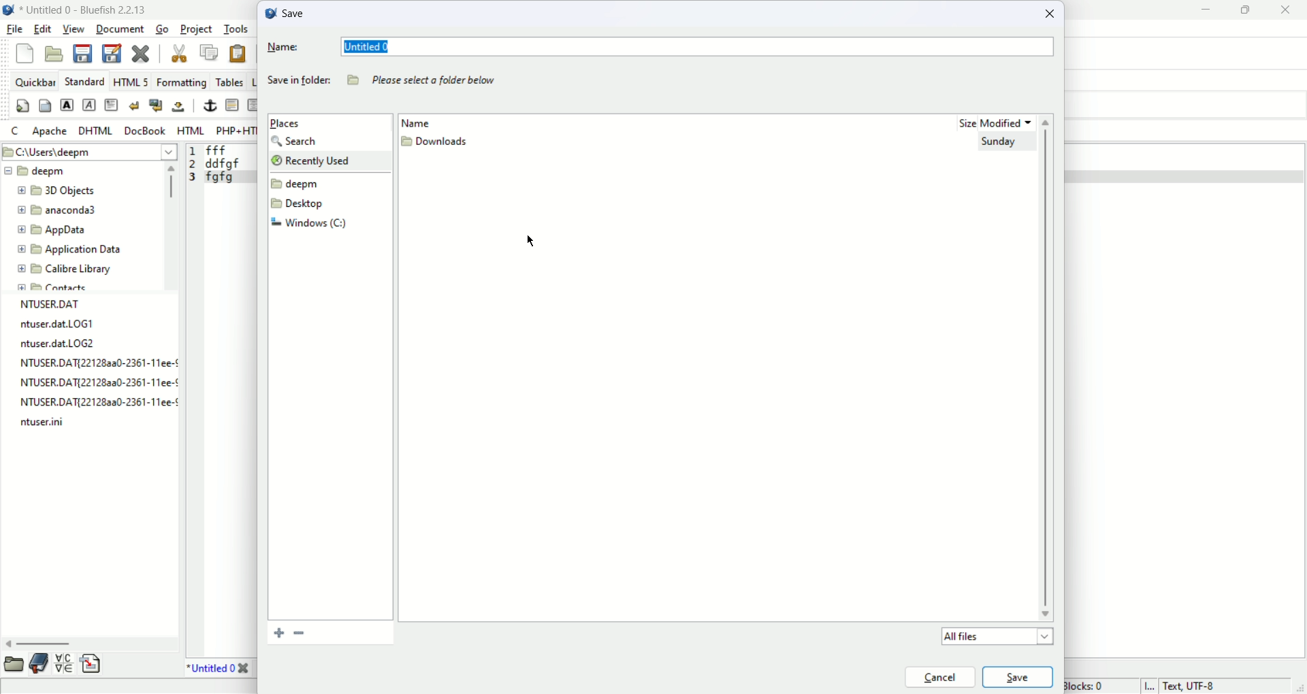 The height and width of the screenshot is (694, 1307). What do you see at coordinates (959, 123) in the screenshot?
I see `size` at bounding box center [959, 123].